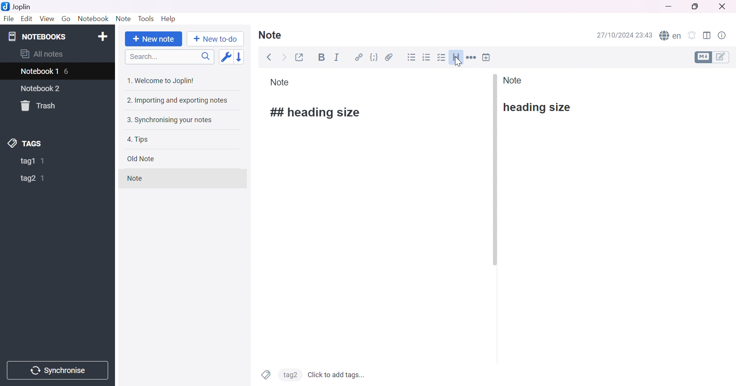  I want to click on 1, so click(44, 161).